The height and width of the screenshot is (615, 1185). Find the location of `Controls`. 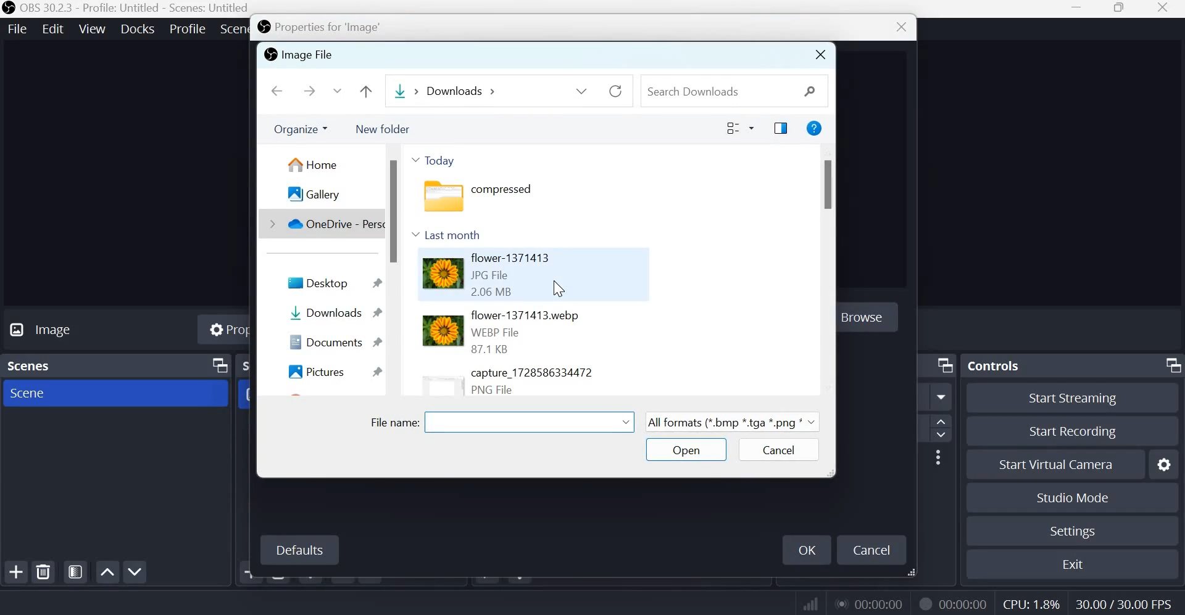

Controls is located at coordinates (994, 365).